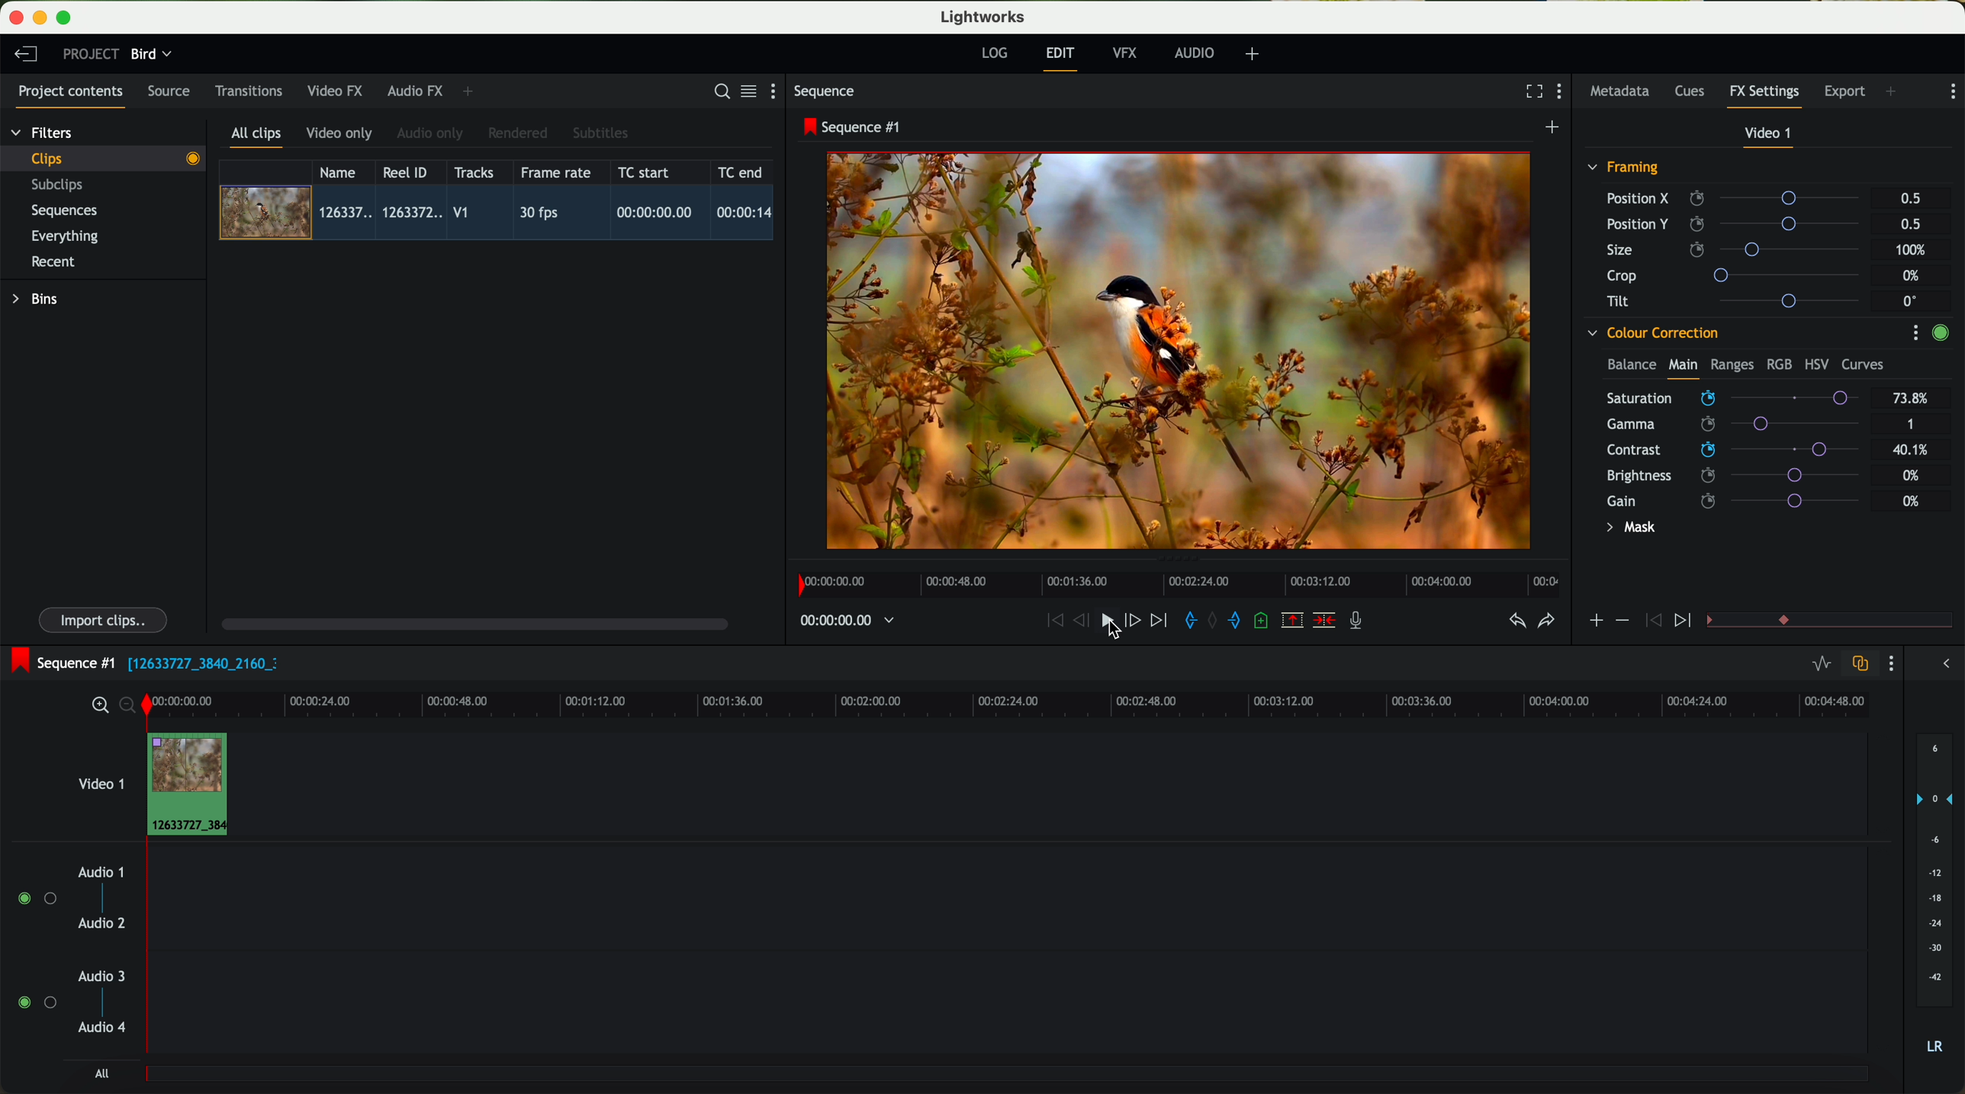  I want to click on enable, so click(1940, 335).